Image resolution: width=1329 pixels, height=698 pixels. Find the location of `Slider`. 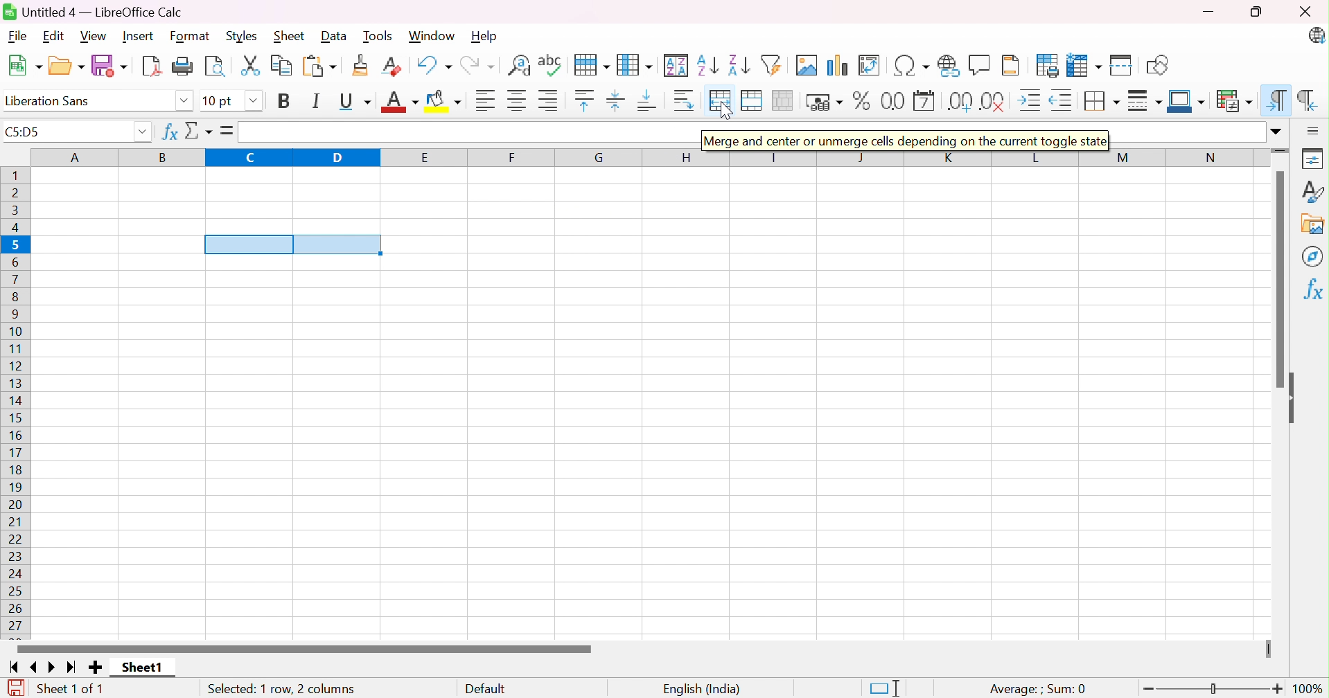

Slider is located at coordinates (1210, 688).